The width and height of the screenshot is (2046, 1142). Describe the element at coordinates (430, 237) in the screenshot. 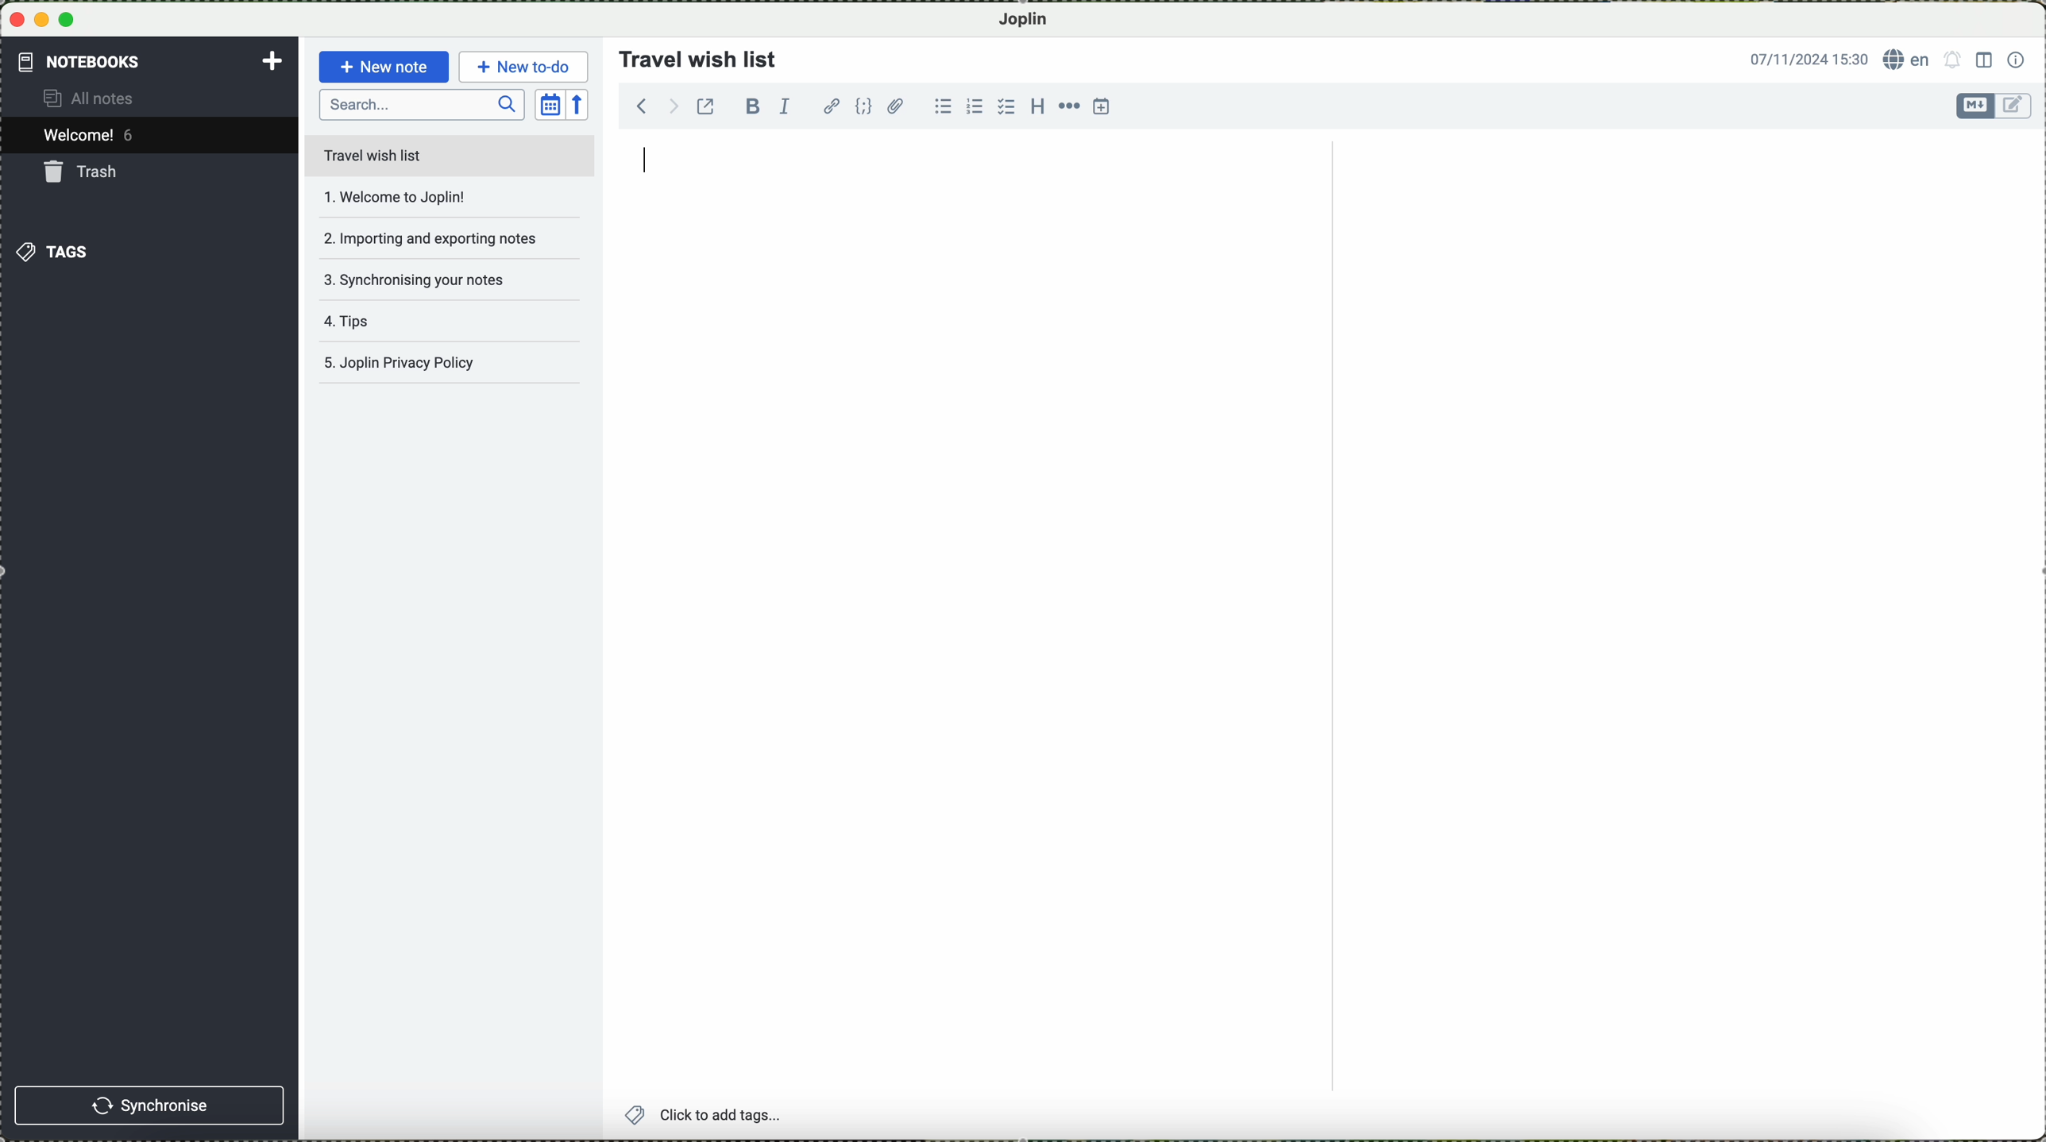

I see `importing and exporting notes` at that location.